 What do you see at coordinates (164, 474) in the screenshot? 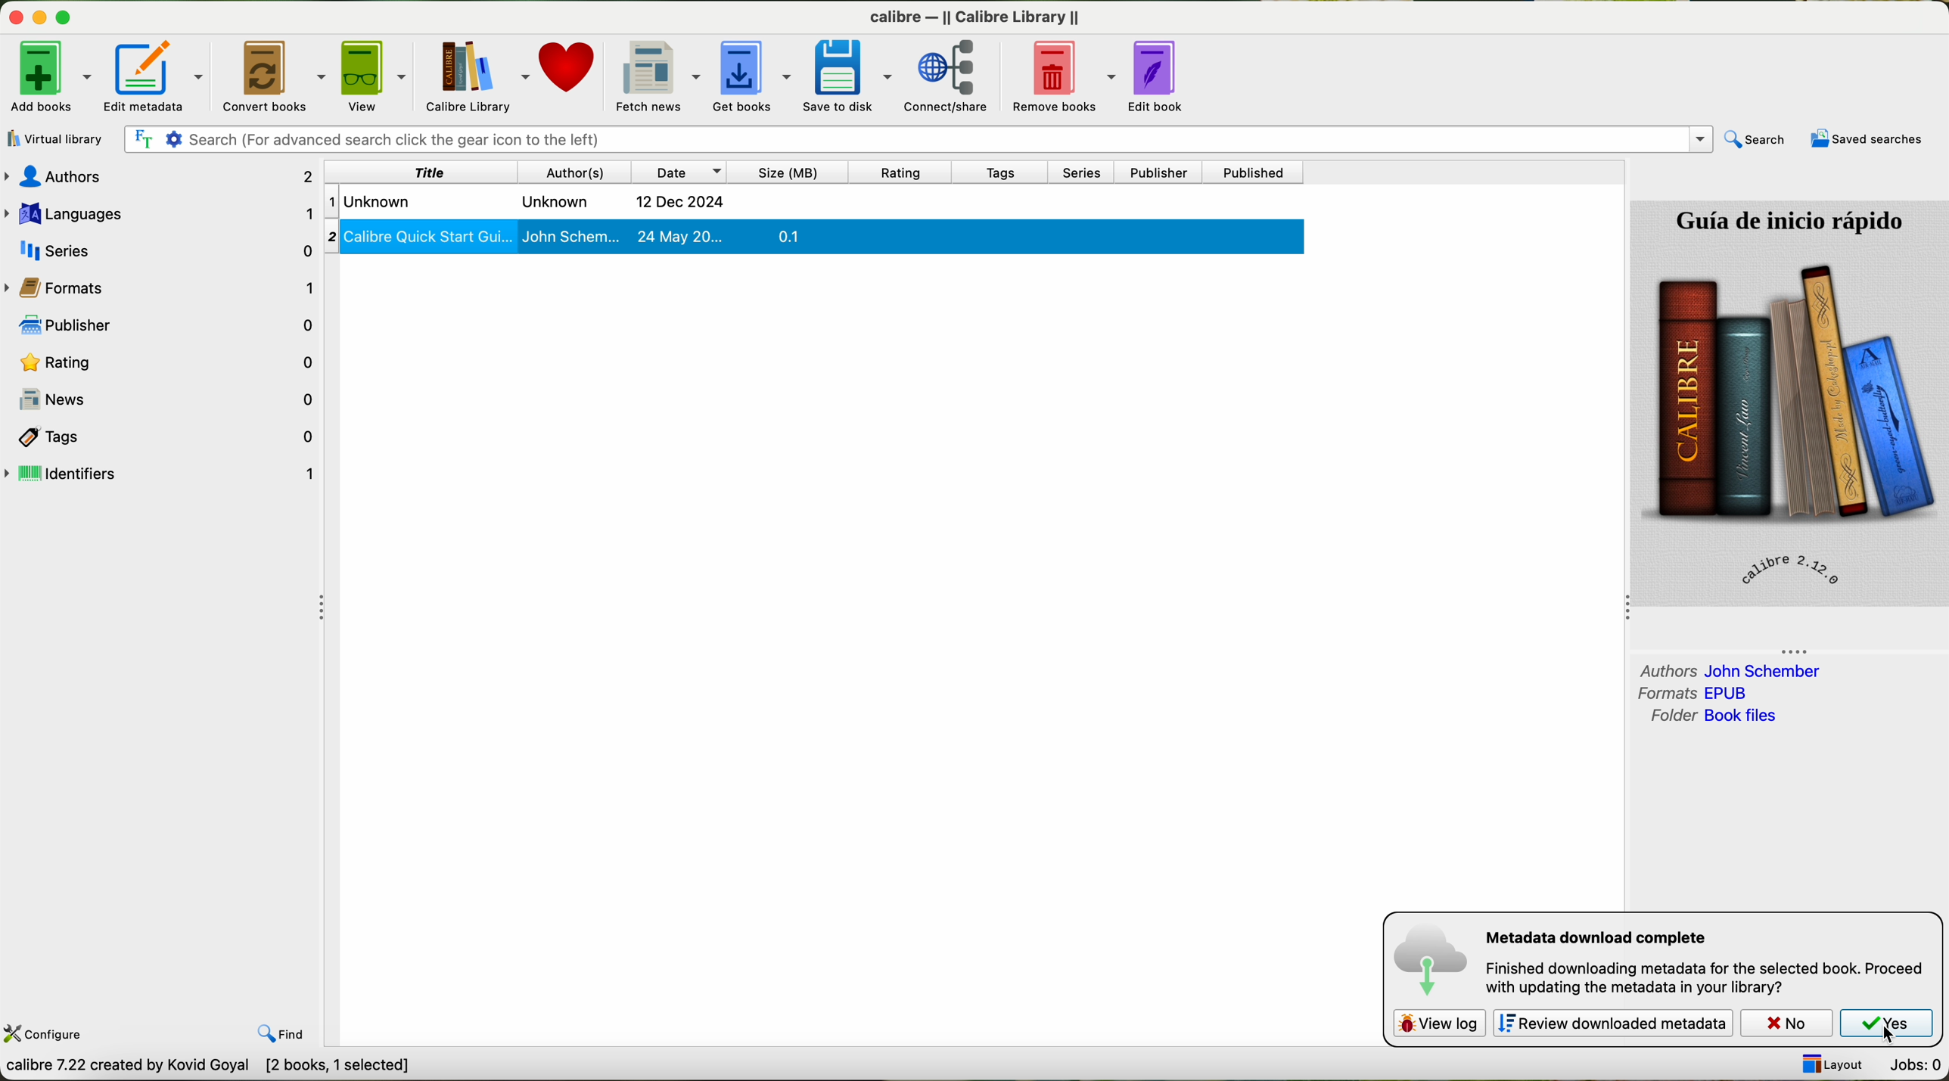
I see `identifiers` at bounding box center [164, 474].